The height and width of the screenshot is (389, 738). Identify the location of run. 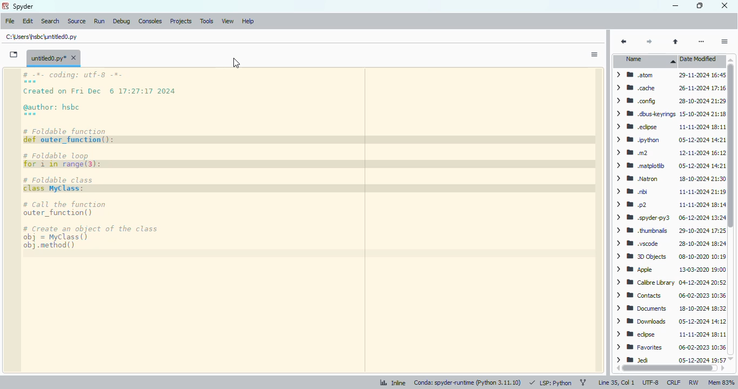
(99, 21).